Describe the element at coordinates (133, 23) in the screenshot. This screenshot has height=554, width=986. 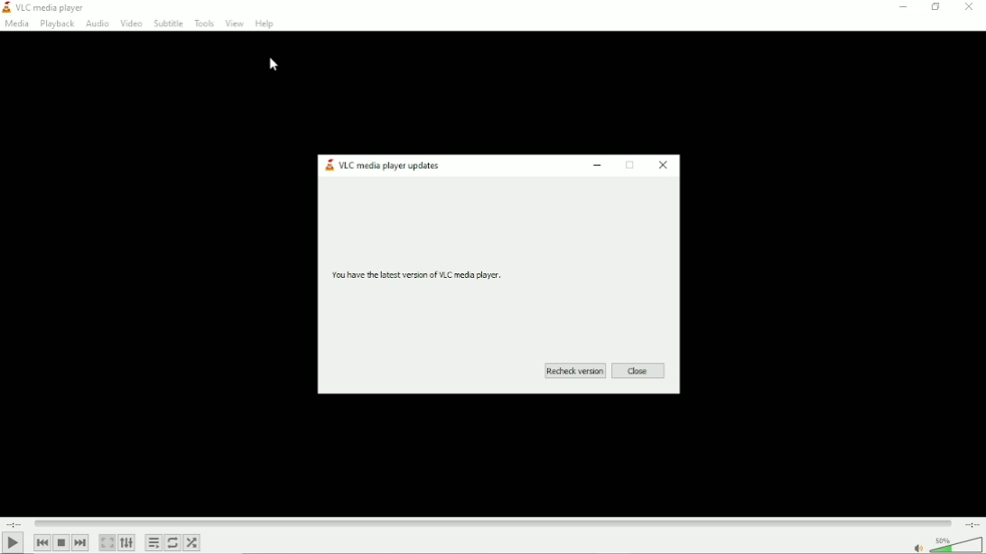
I see `Video` at that location.